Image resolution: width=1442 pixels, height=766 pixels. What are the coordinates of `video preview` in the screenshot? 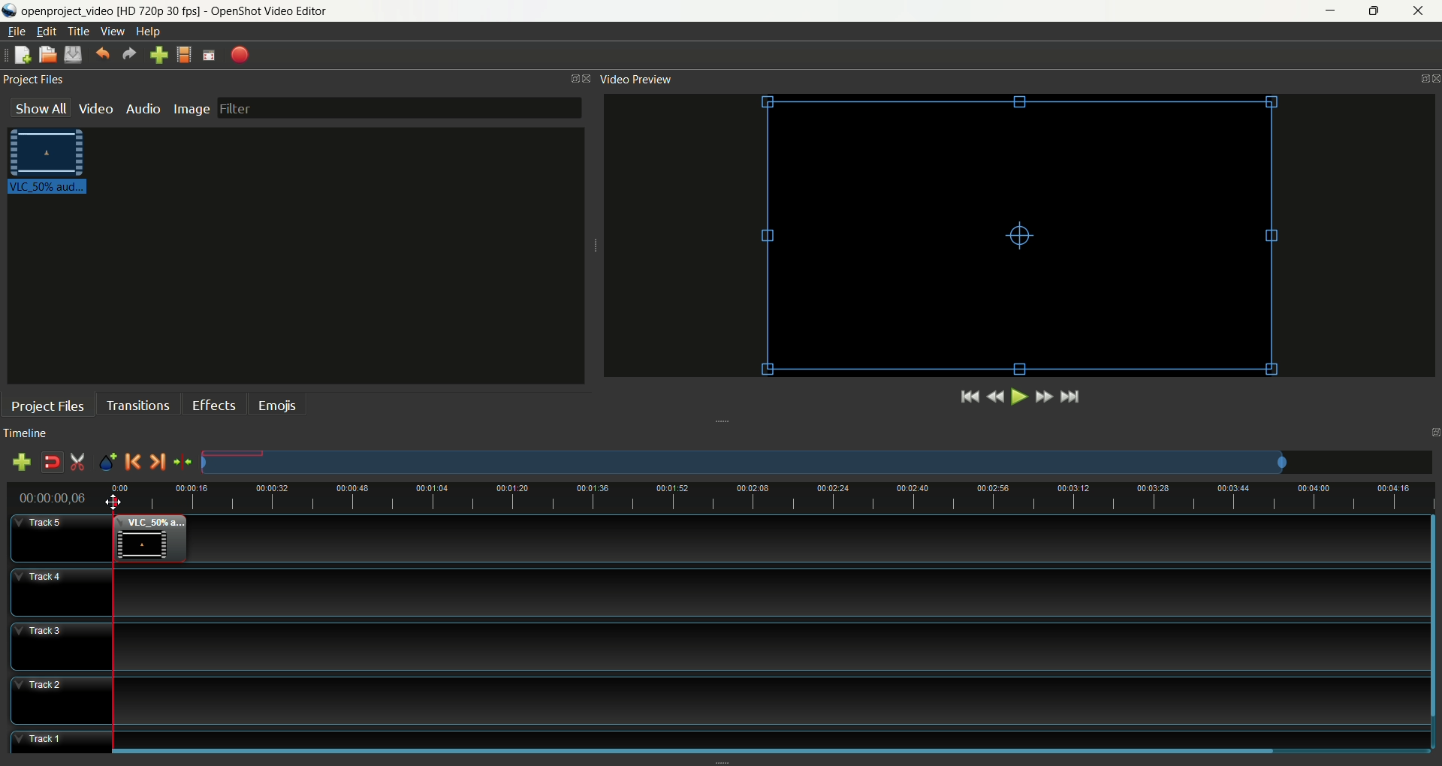 It's located at (634, 80).